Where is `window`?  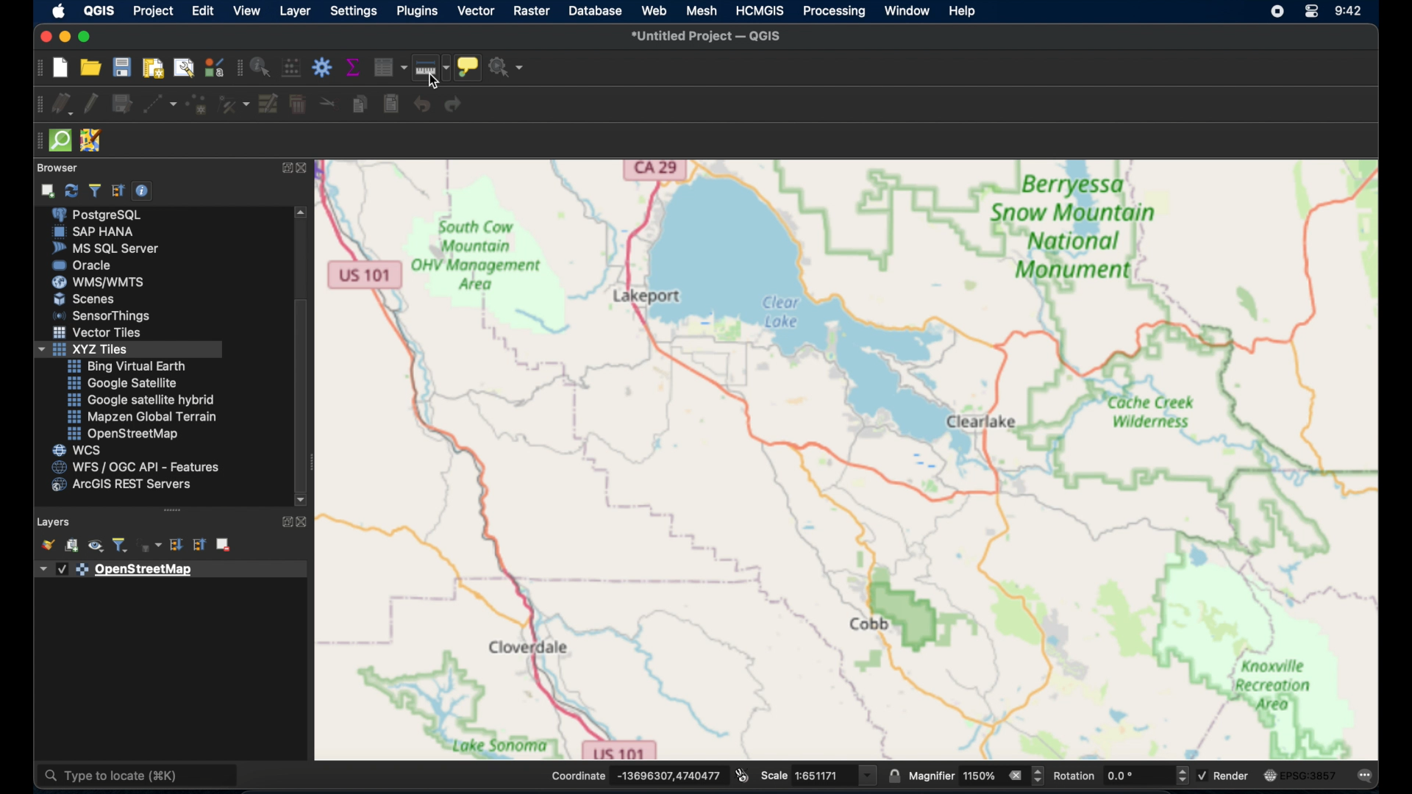 window is located at coordinates (908, 11).